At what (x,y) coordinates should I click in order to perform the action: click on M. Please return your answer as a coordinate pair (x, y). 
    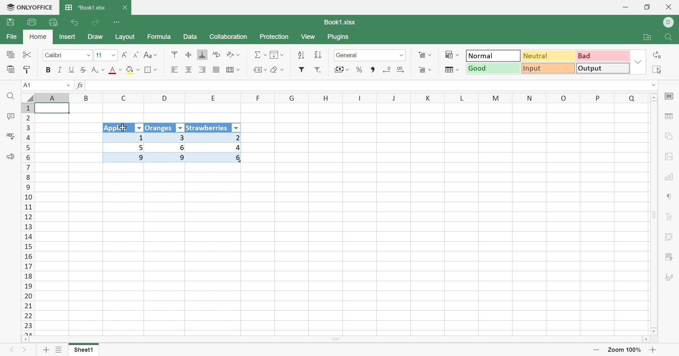
    Looking at the image, I should click on (496, 98).